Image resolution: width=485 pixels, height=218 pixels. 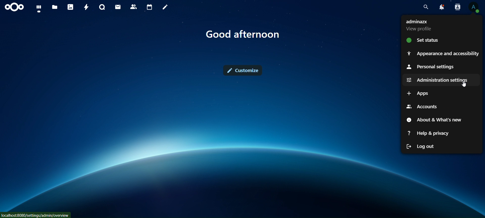 What do you see at coordinates (457, 7) in the screenshot?
I see `search contacts` at bounding box center [457, 7].